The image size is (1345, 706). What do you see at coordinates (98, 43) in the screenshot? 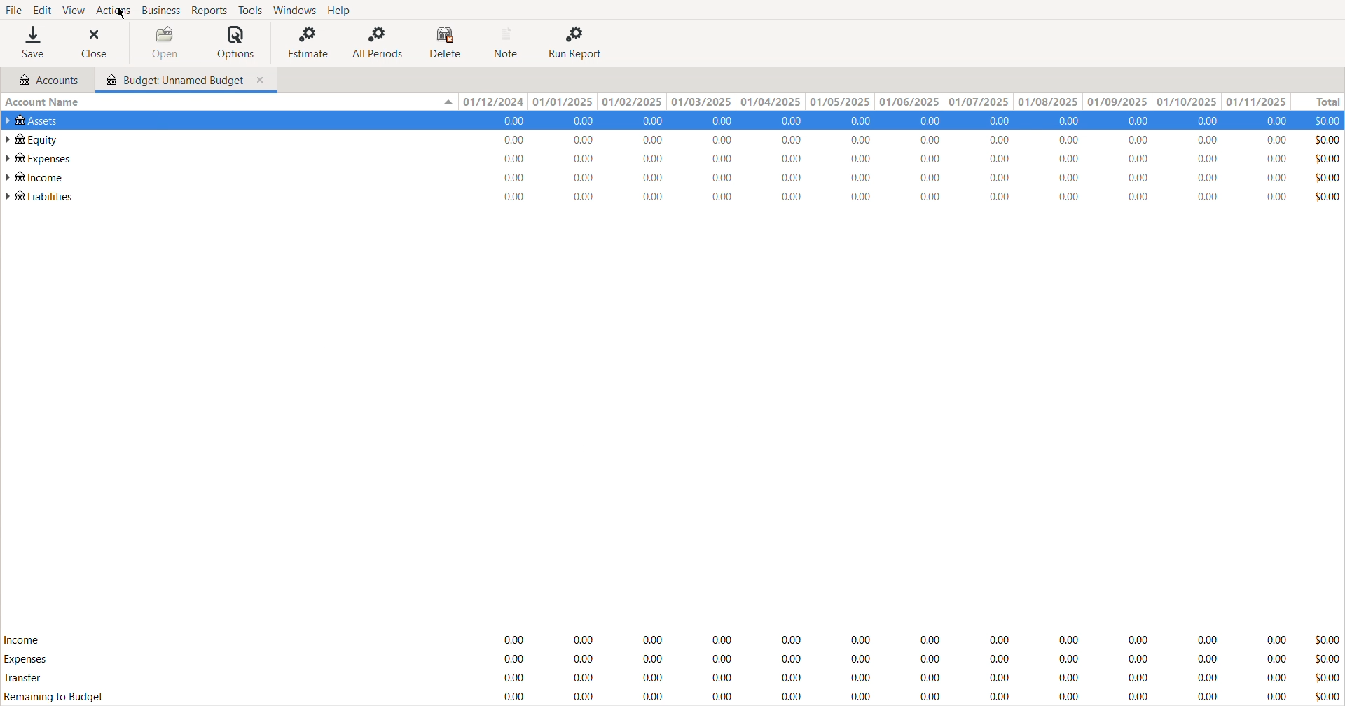
I see `Close` at bounding box center [98, 43].